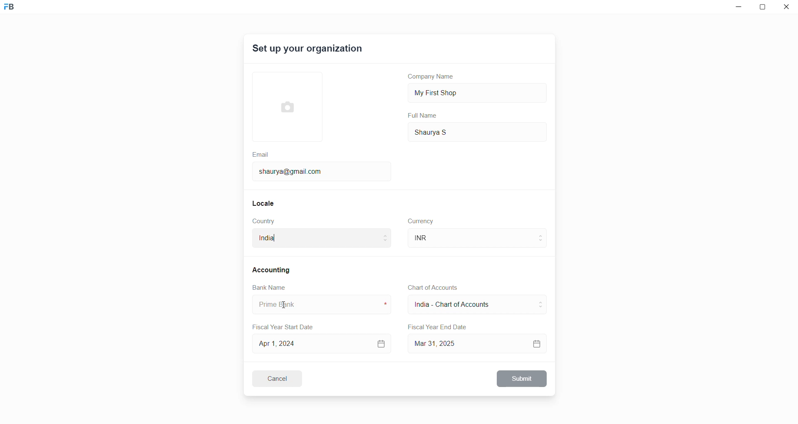 The image size is (798, 424). Describe the element at coordinates (434, 78) in the screenshot. I see `Company Name` at that location.